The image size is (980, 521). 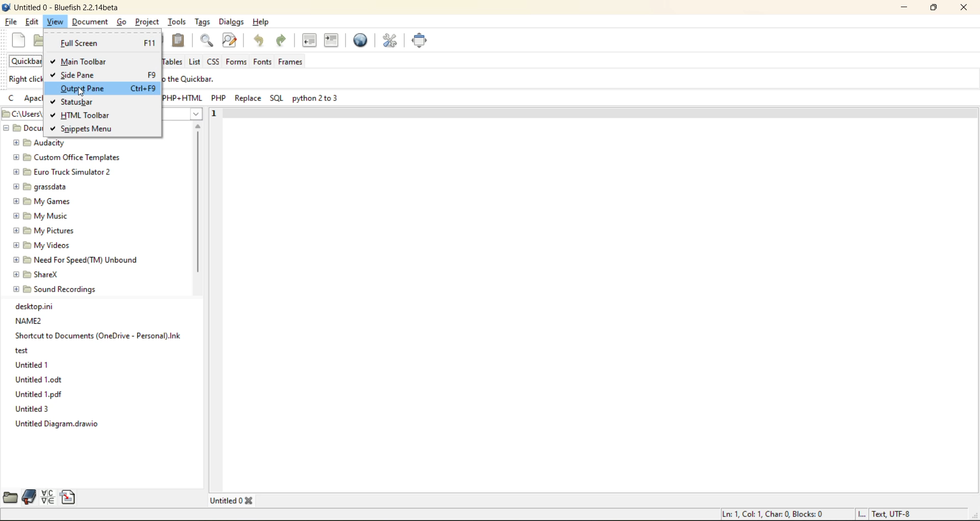 What do you see at coordinates (88, 114) in the screenshot?
I see `html toolbar` at bounding box center [88, 114].